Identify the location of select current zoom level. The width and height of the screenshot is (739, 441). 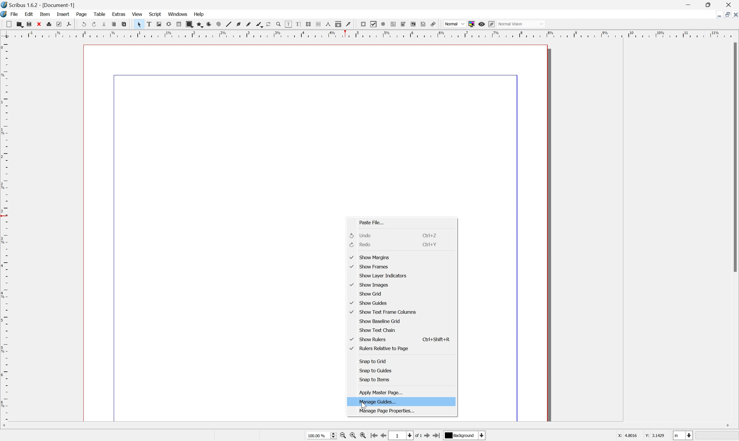
(322, 436).